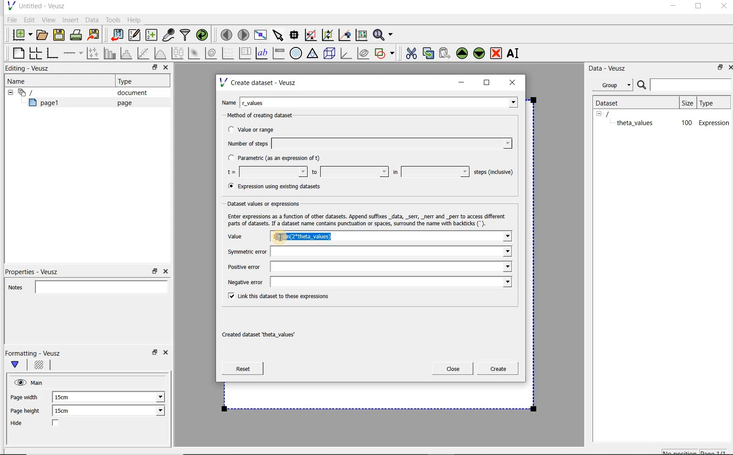 Image resolution: width=733 pixels, height=455 pixels. What do you see at coordinates (116, 35) in the screenshot?
I see `import data into Veusz` at bounding box center [116, 35].